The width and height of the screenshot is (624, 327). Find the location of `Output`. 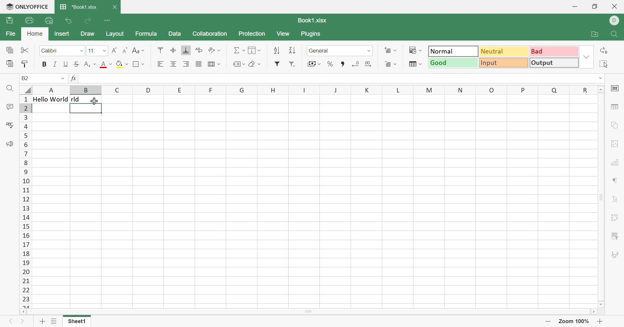

Output is located at coordinates (554, 63).